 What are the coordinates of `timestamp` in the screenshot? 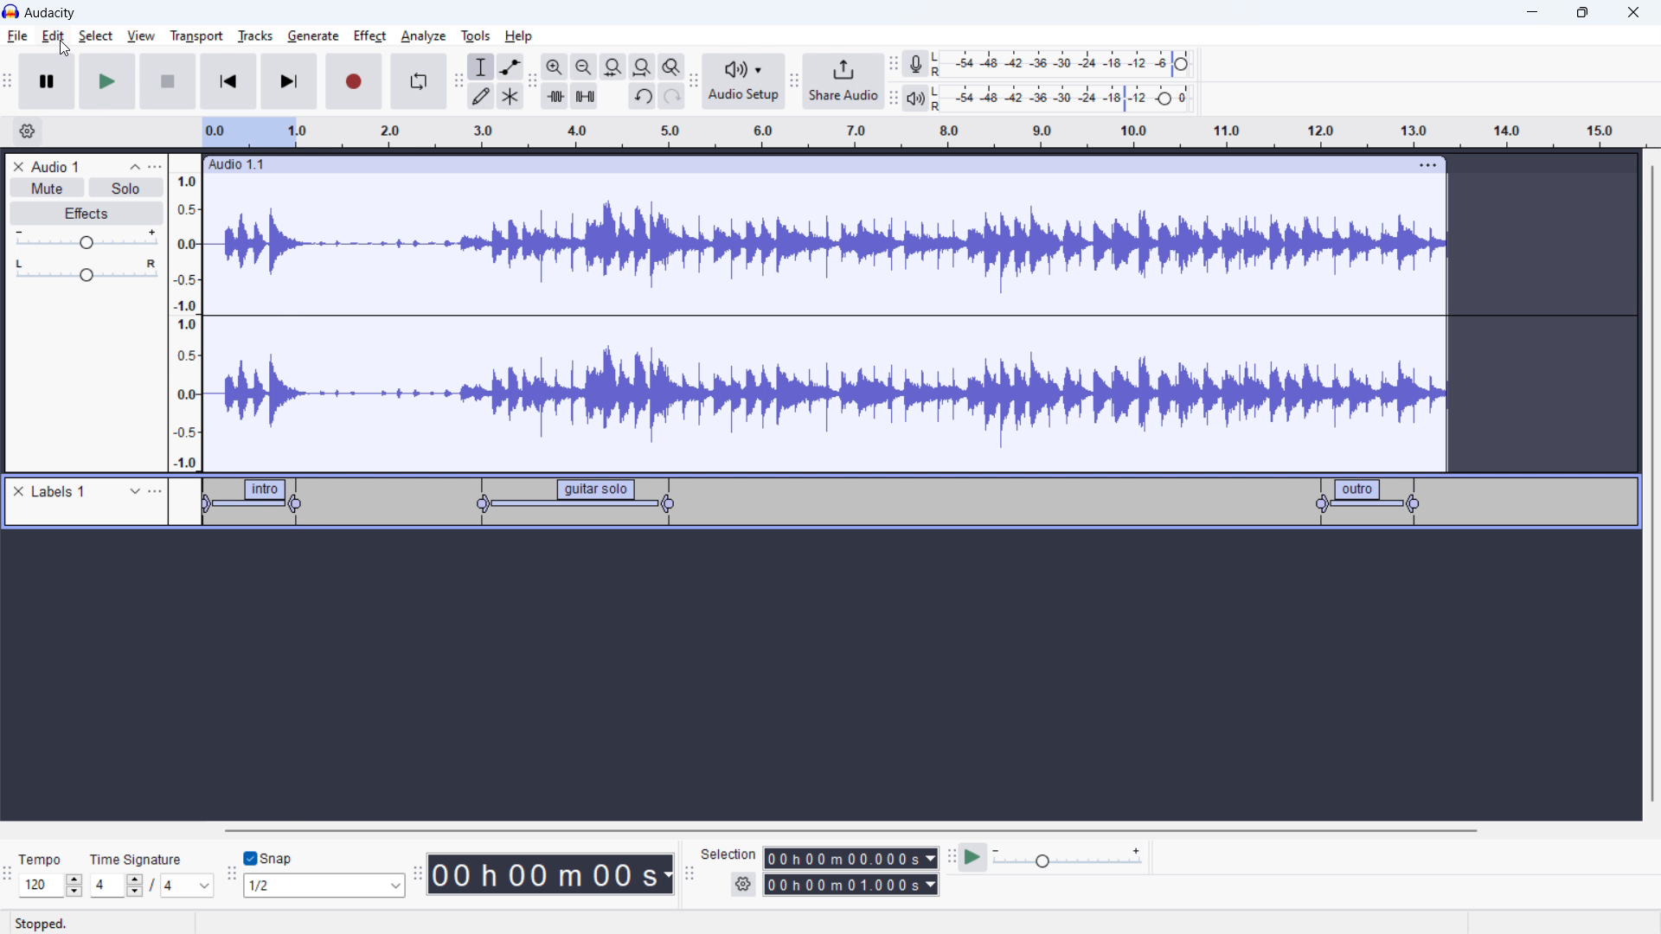 It's located at (551, 873).